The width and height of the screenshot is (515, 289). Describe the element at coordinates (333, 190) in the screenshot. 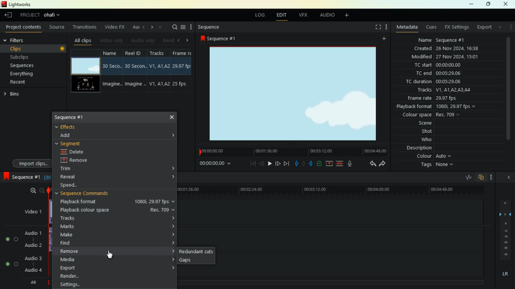

I see `timeline` at that location.